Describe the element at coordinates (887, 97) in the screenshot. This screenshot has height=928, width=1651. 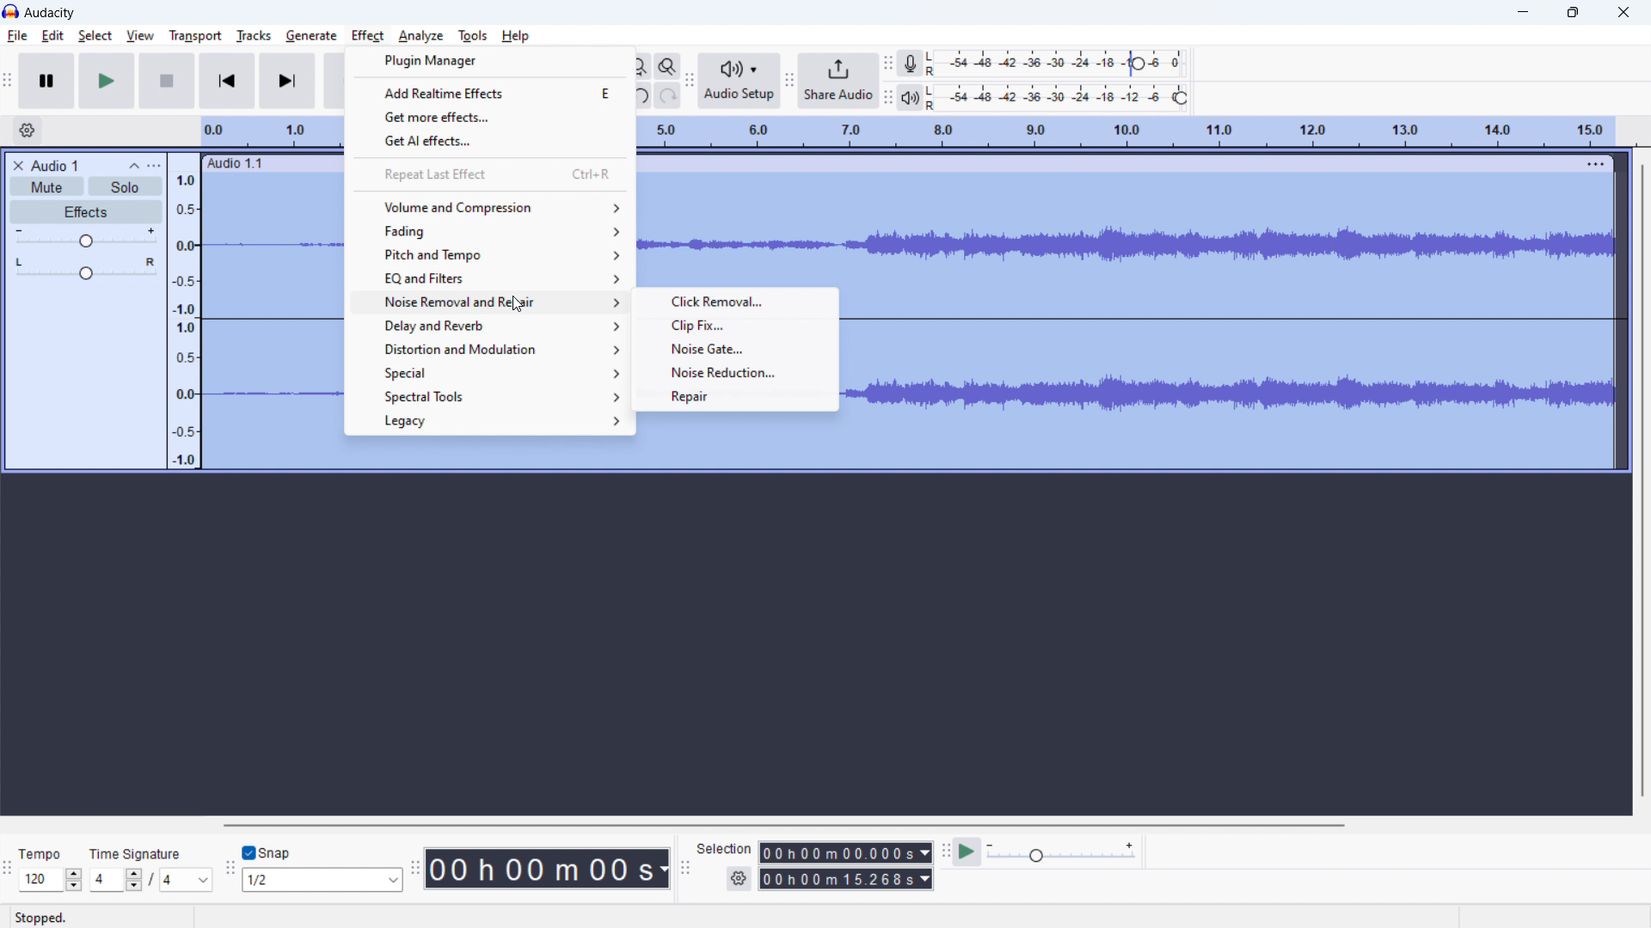
I see `playback meter toolbar` at that location.